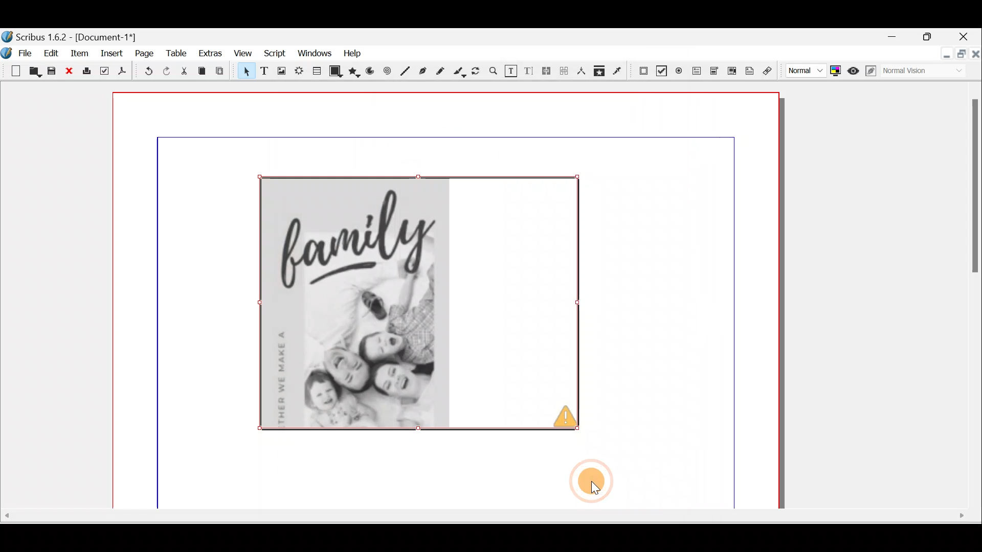 The height and width of the screenshot is (552, 982). I want to click on Render frame, so click(299, 73).